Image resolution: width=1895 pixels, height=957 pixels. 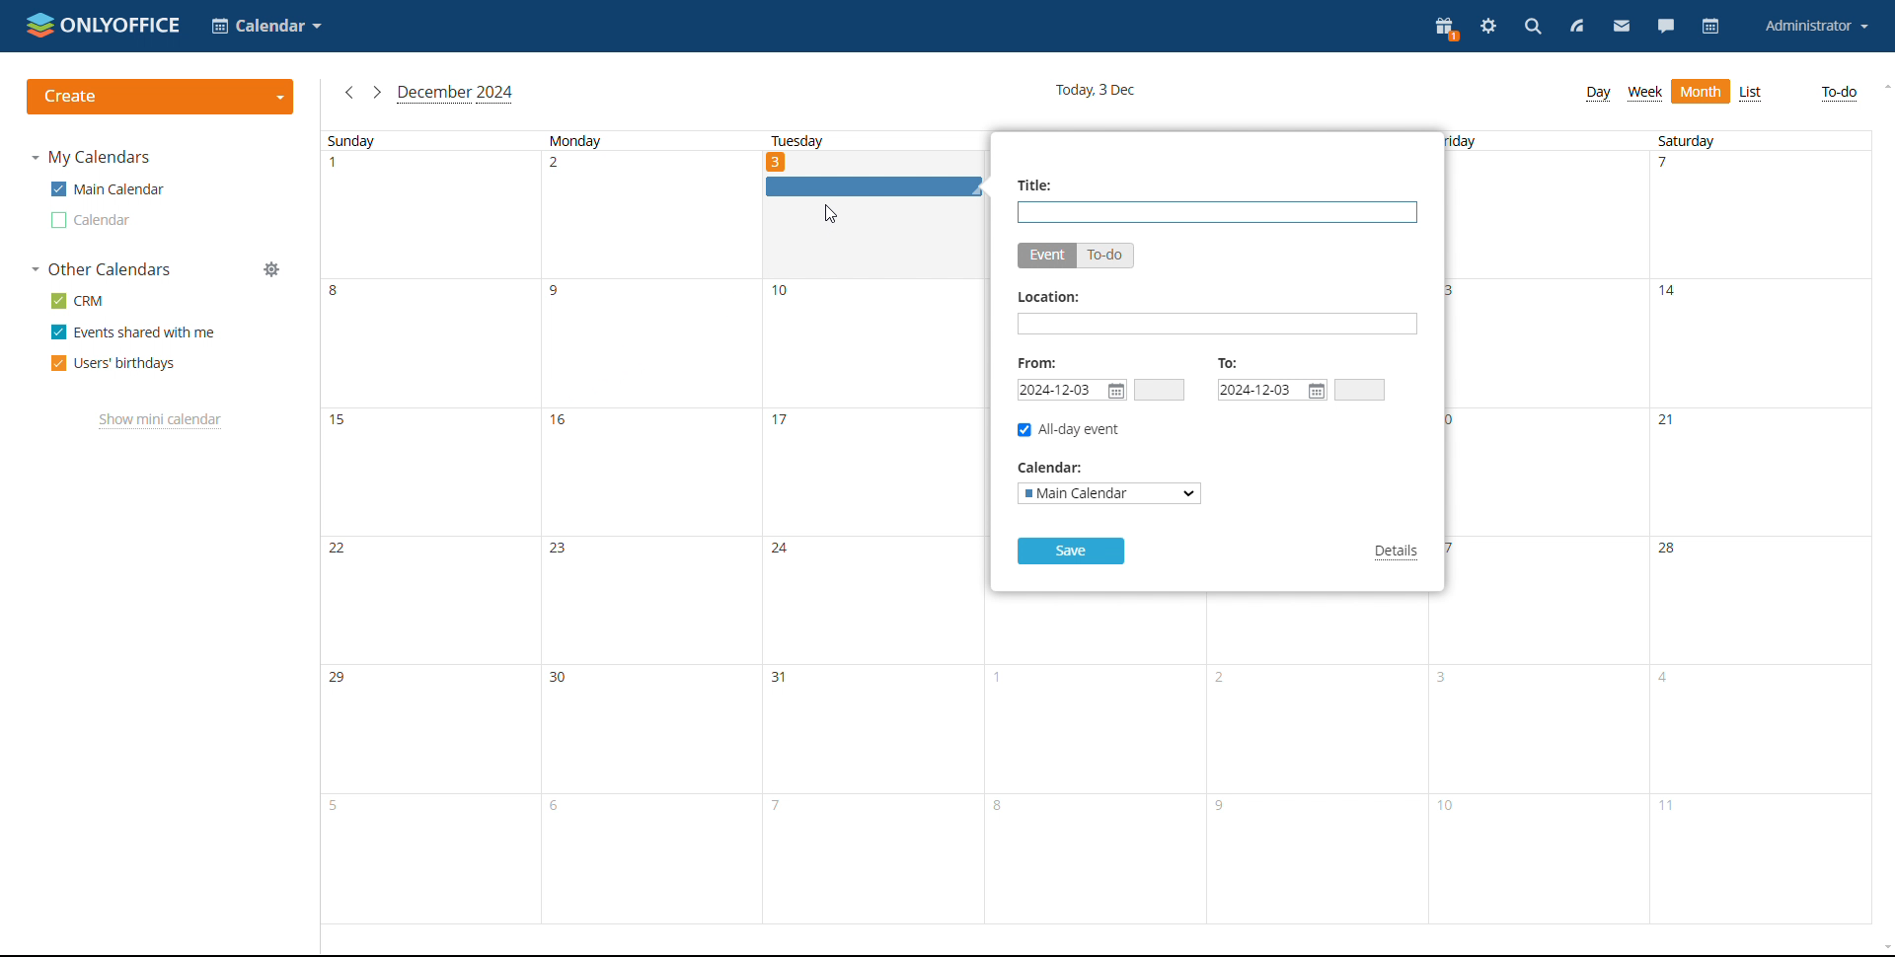 What do you see at coordinates (426, 527) in the screenshot?
I see `sunday` at bounding box center [426, 527].